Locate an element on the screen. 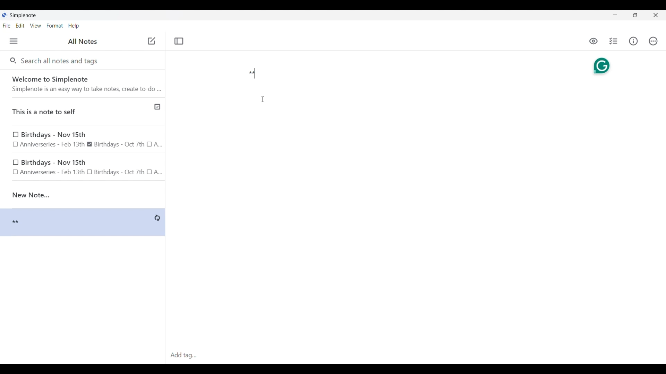 The width and height of the screenshot is (666, 374). Indicates saving is located at coordinates (157, 218).